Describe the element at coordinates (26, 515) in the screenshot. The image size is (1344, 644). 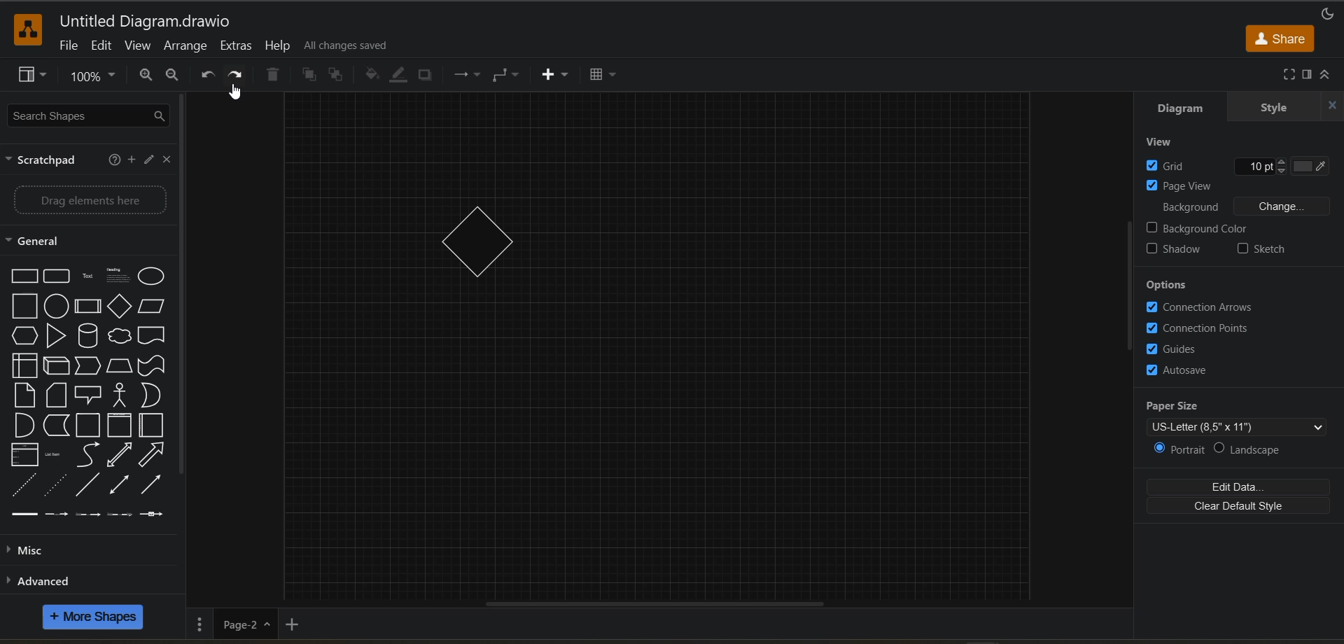
I see `link` at that location.